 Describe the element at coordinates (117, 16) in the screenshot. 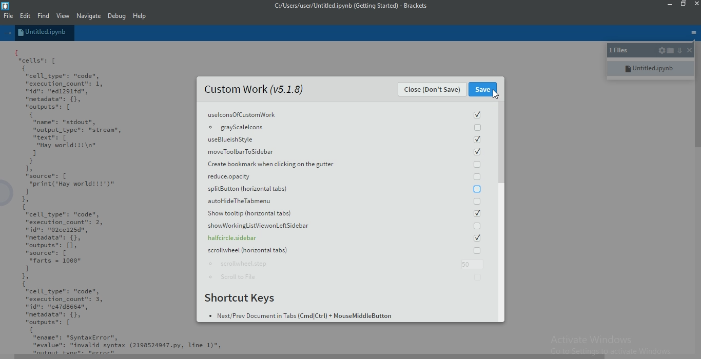

I see `Debug` at that location.